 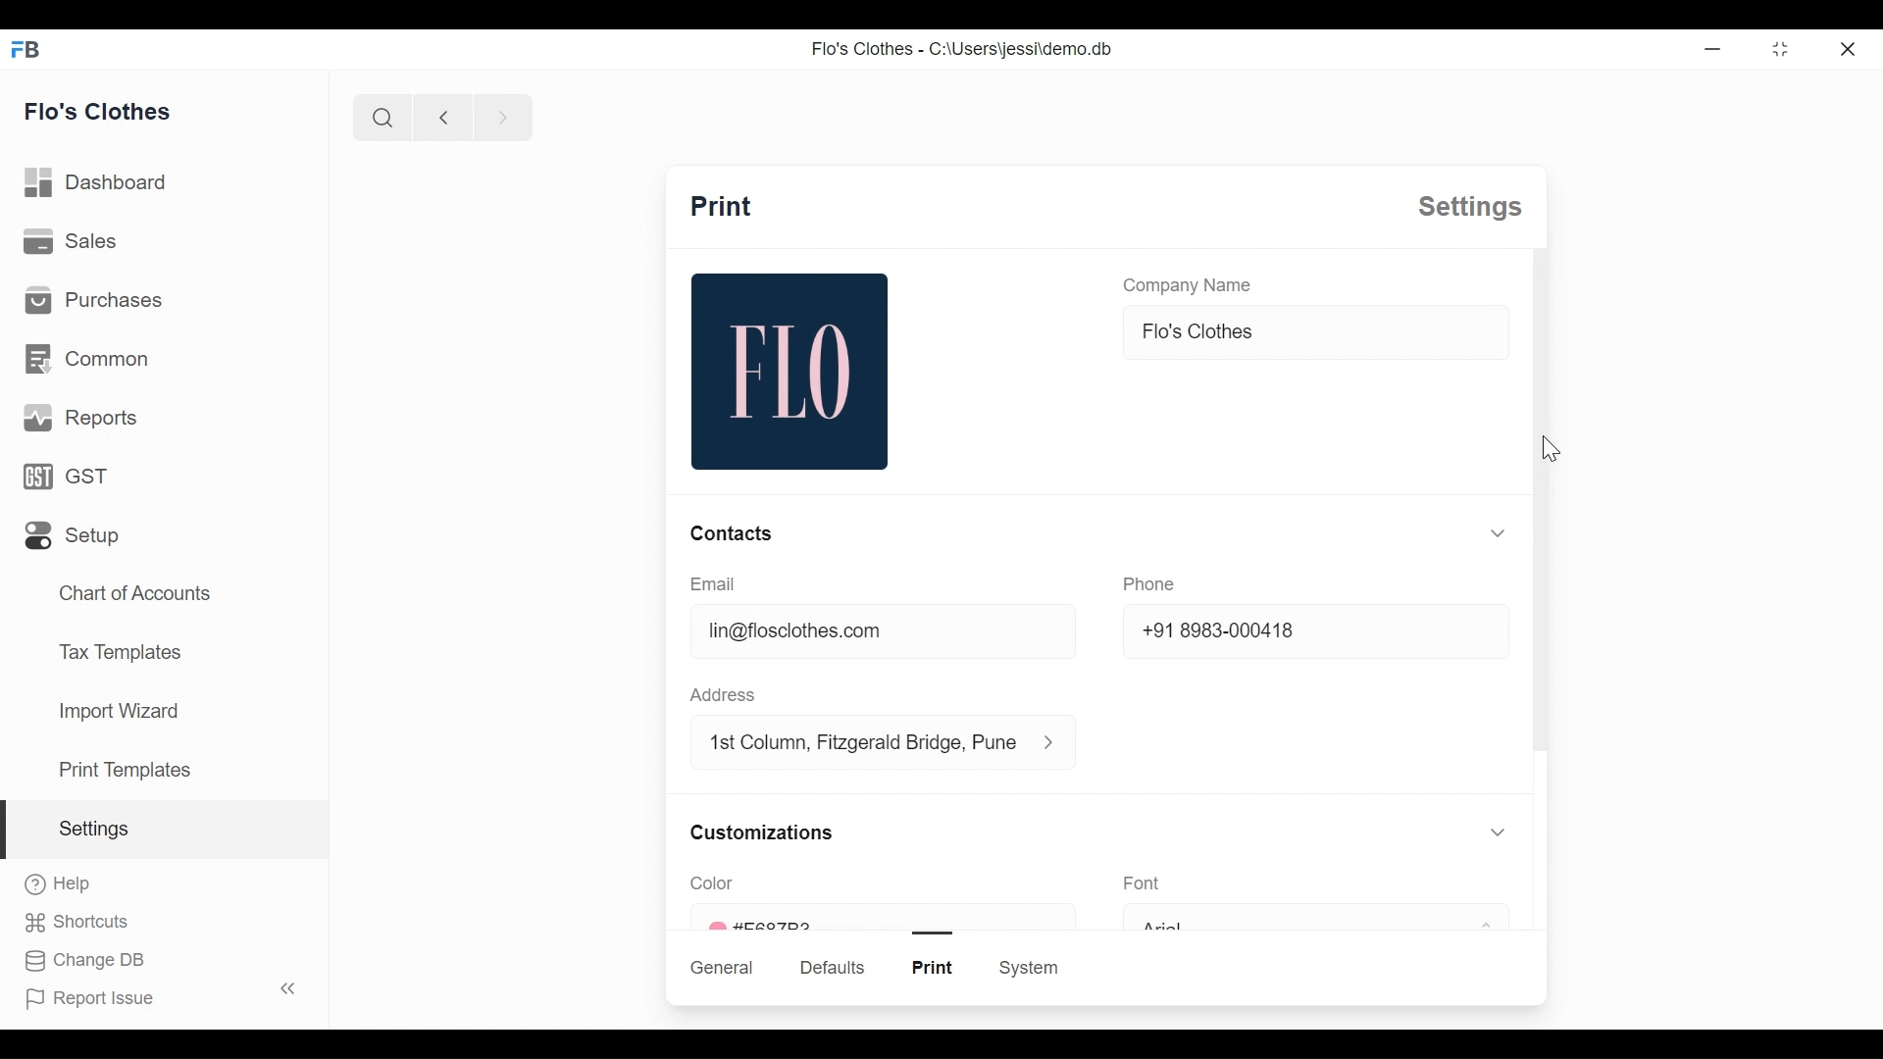 I want to click on address, so click(x=724, y=695).